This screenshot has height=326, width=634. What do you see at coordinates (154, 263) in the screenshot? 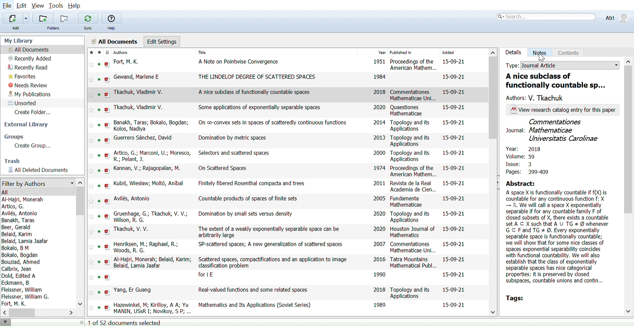
I see `Al-Hajri, Monerah; Belaid, Karim; Belaid, Lamia Jaafar` at bounding box center [154, 263].